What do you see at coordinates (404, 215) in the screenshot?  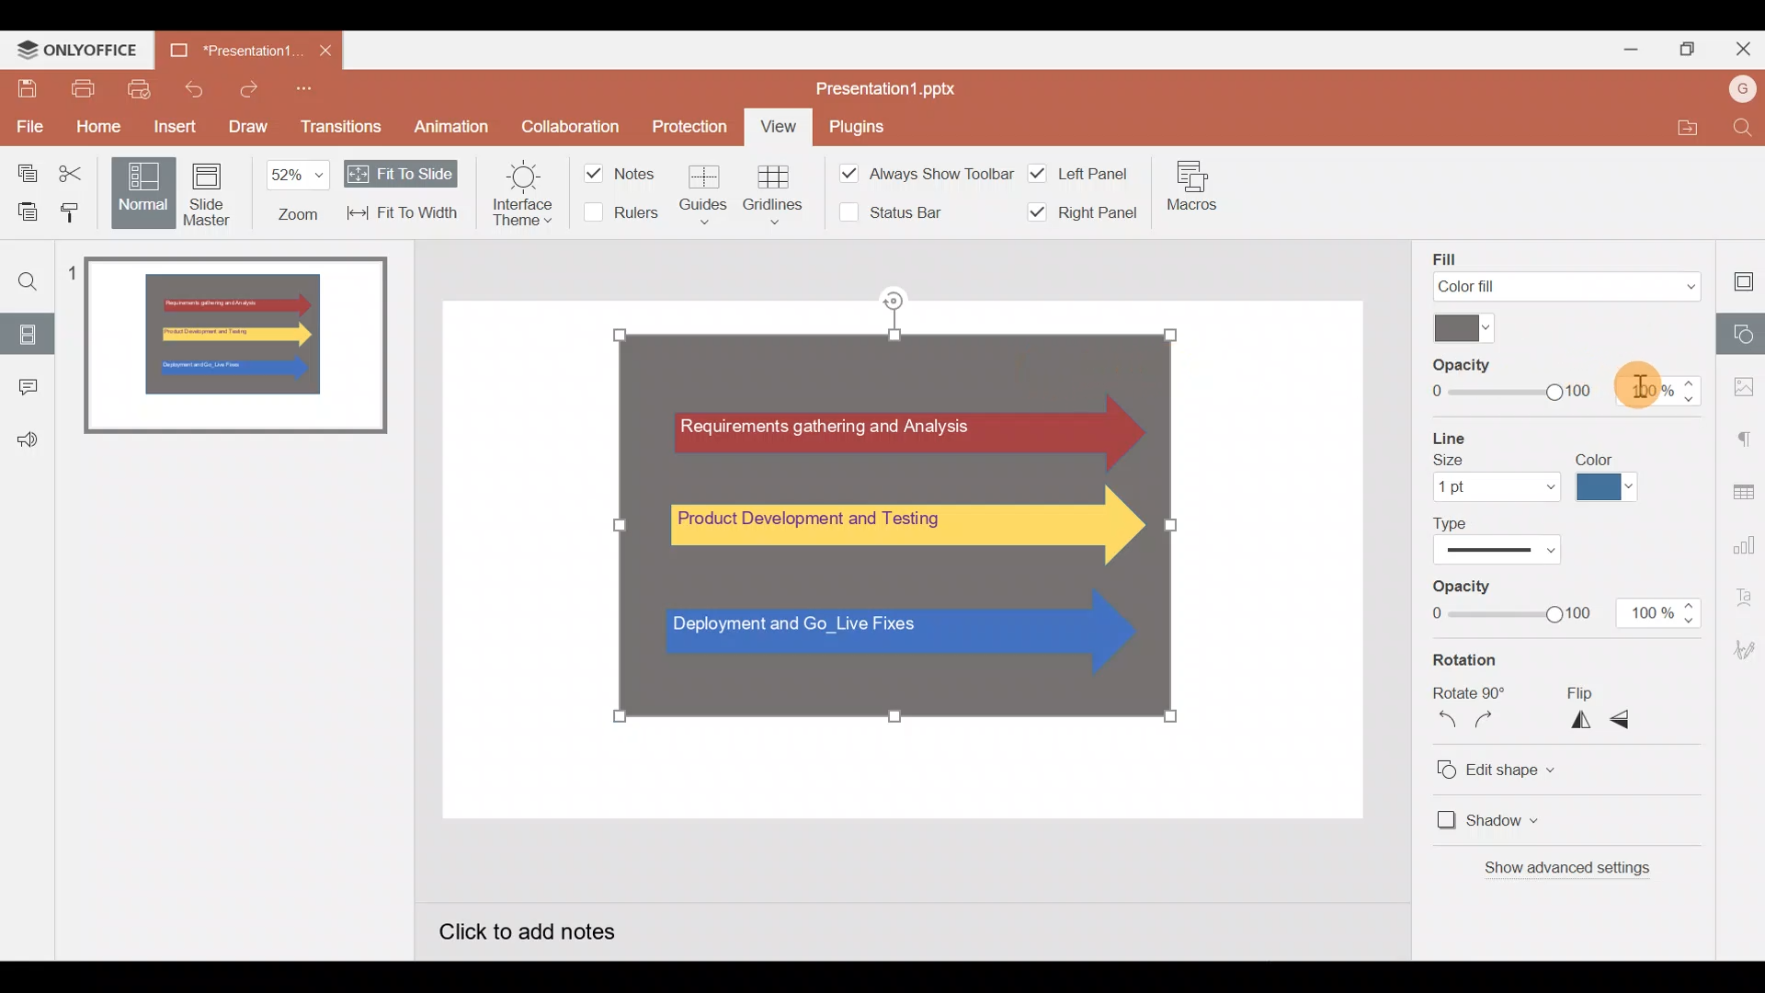 I see `Fit to width` at bounding box center [404, 215].